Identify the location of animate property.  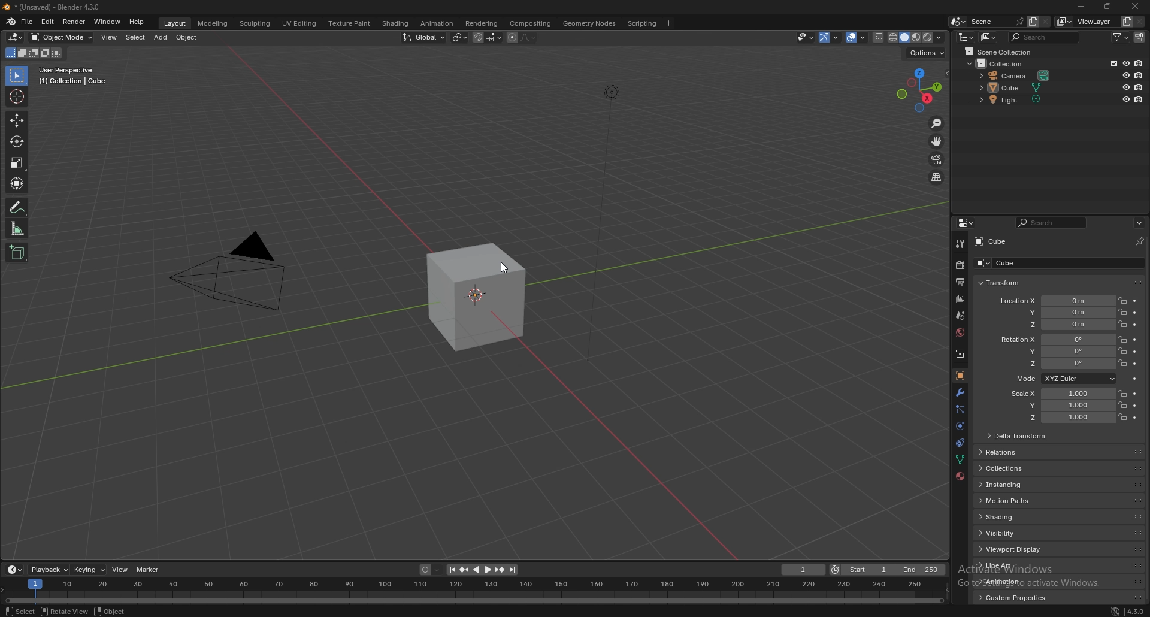
(1134, 325).